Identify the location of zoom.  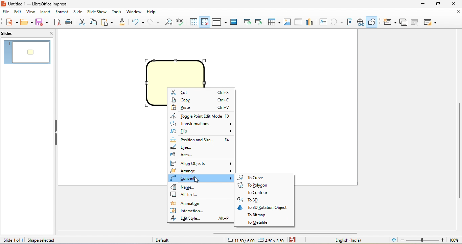
(430, 240).